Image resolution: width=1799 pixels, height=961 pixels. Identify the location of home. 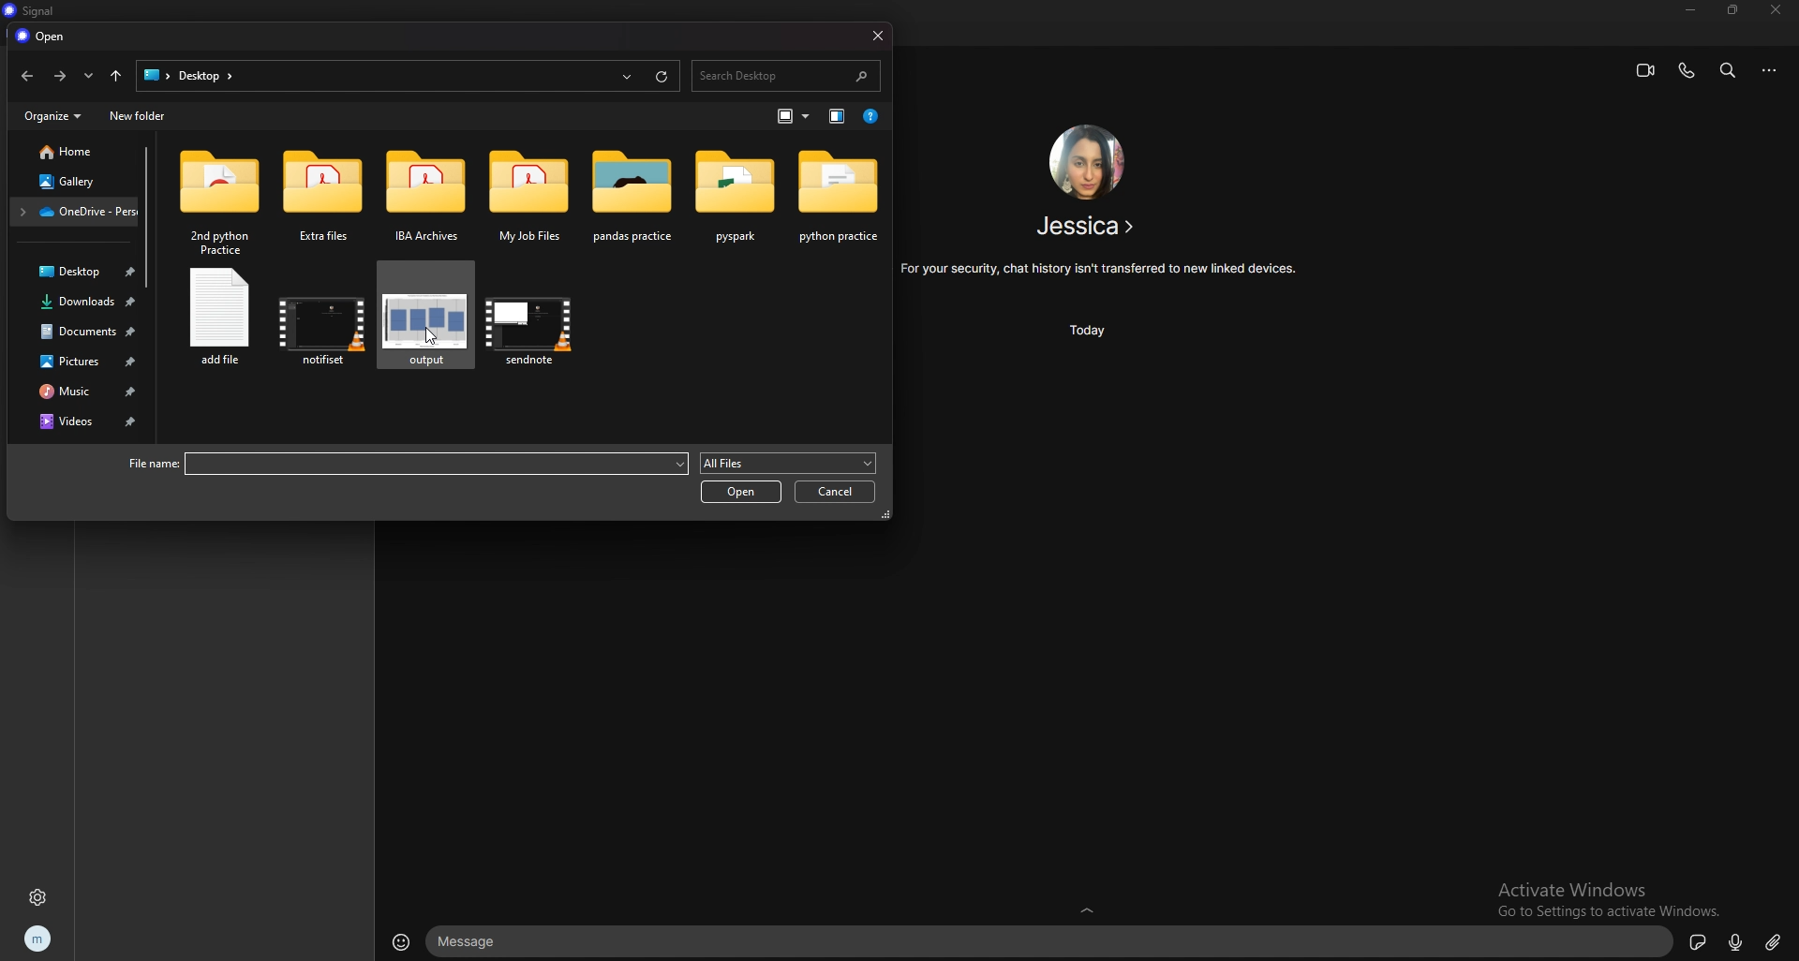
(76, 152).